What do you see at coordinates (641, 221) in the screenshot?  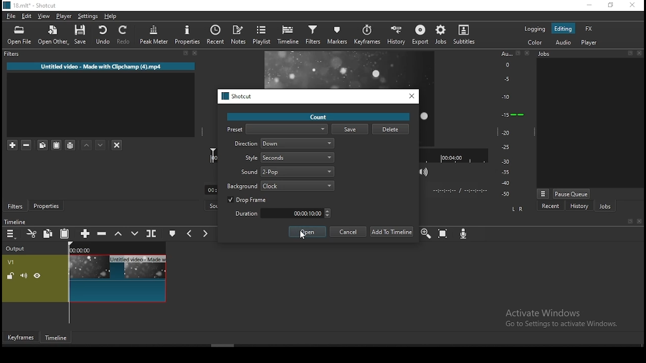 I see `Close` at bounding box center [641, 221].